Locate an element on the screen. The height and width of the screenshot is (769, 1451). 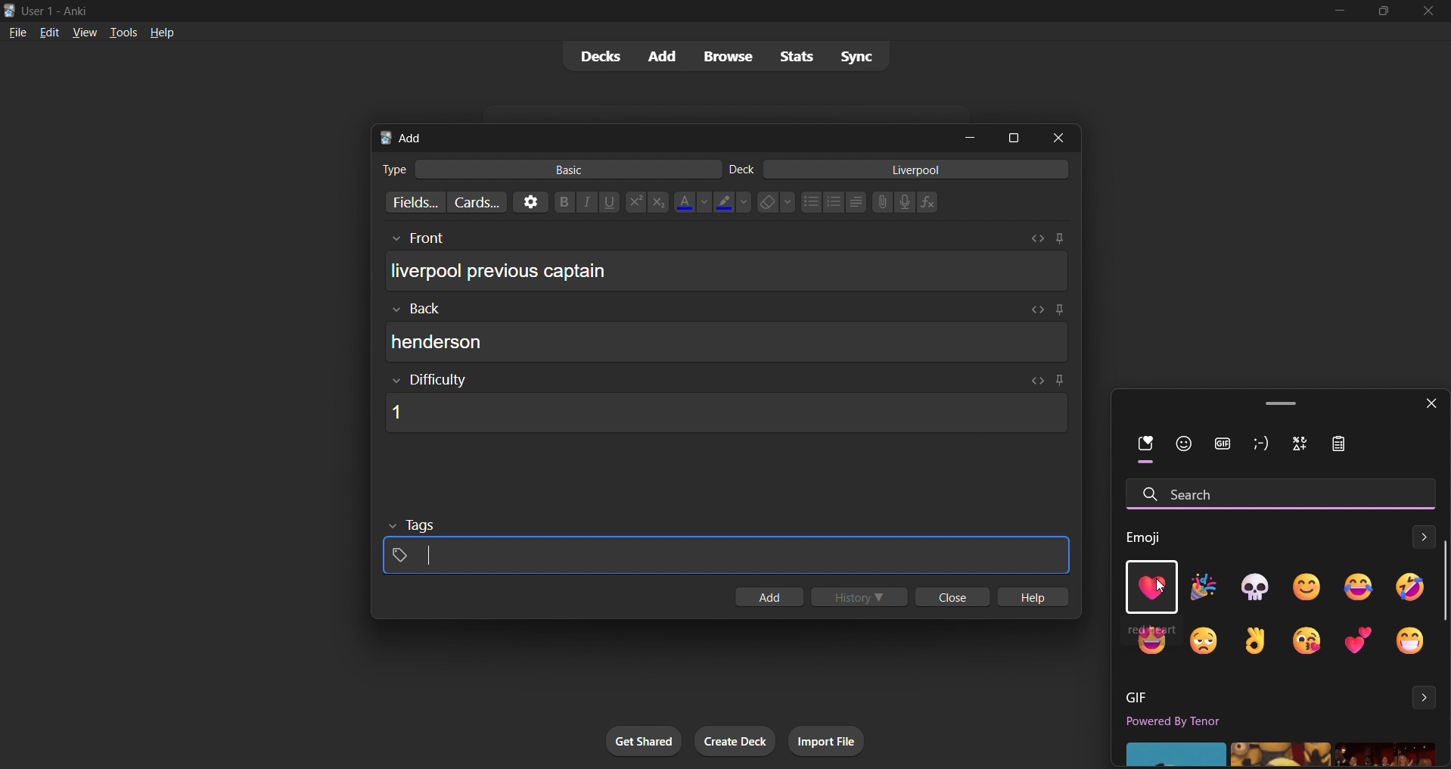
emoji is located at coordinates (1260, 640).